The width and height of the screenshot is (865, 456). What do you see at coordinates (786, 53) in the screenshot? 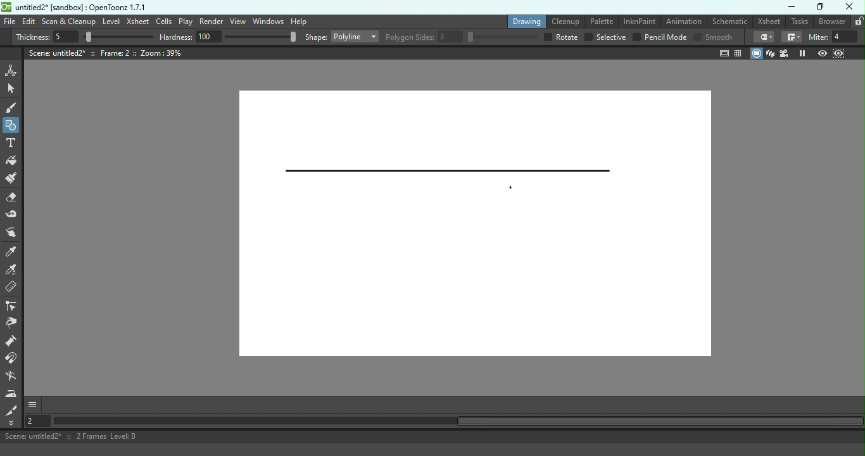
I see `Camera view` at bounding box center [786, 53].